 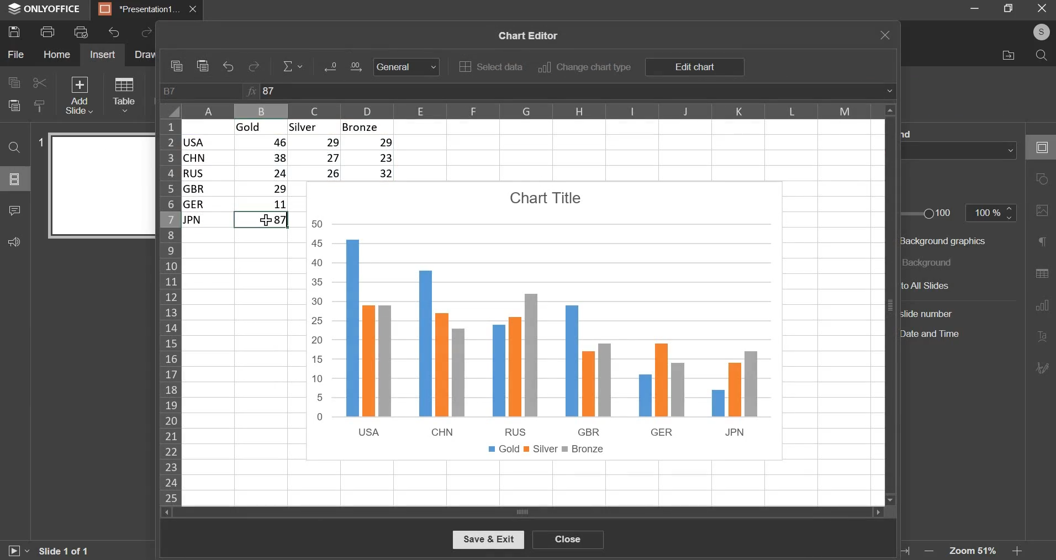 What do you see at coordinates (316, 144) in the screenshot?
I see `29` at bounding box center [316, 144].